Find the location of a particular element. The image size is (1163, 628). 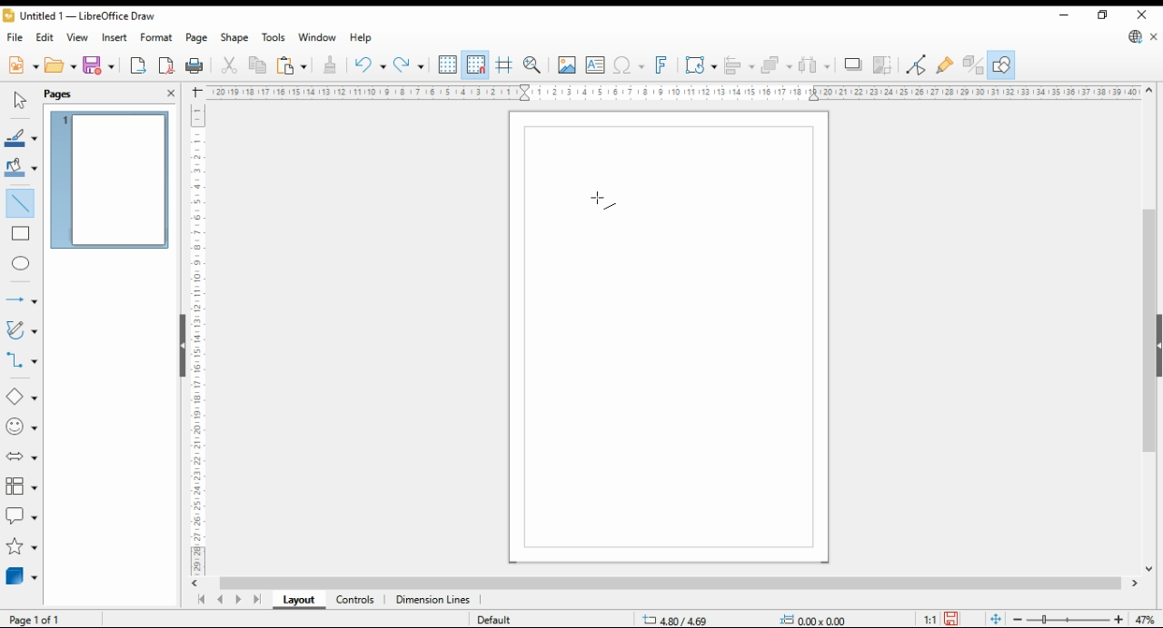

scroll bar is located at coordinates (180, 344).